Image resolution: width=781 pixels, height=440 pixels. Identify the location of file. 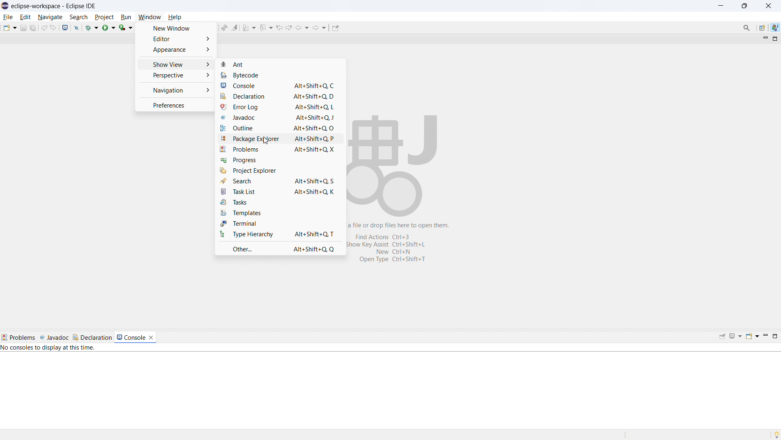
(8, 17).